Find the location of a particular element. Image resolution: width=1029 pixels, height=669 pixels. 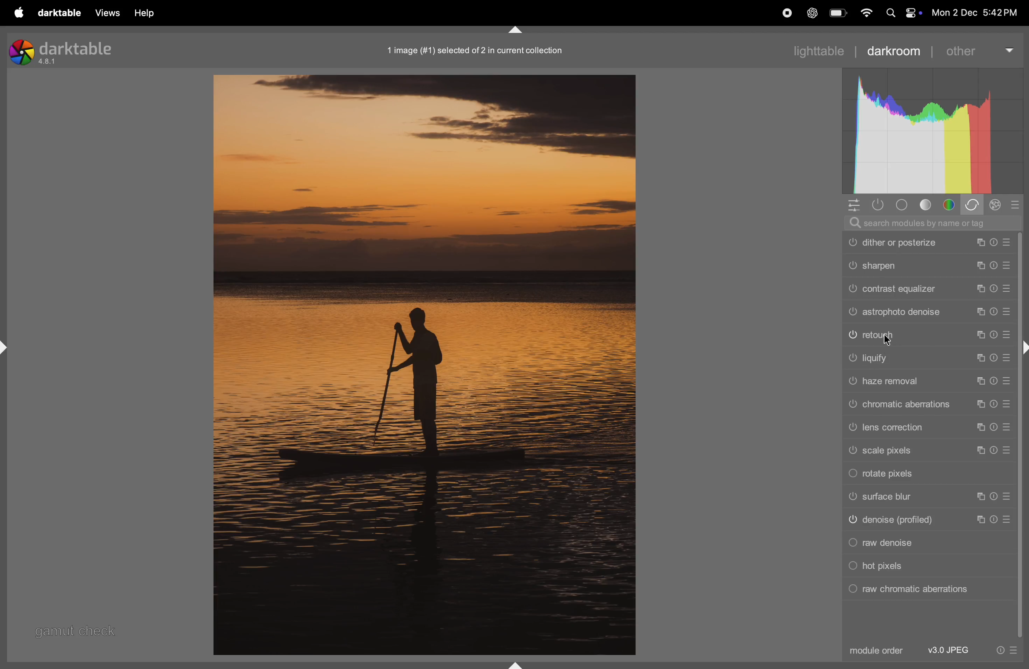

help is located at coordinates (143, 13).